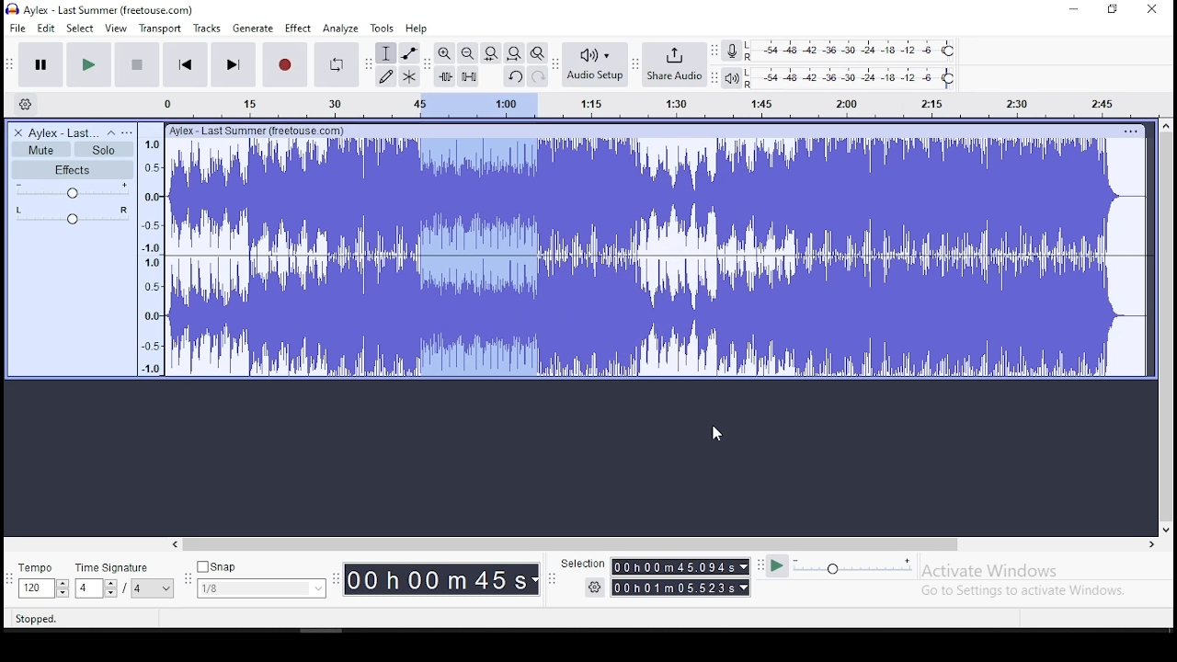 The width and height of the screenshot is (1177, 662). Describe the element at coordinates (234, 65) in the screenshot. I see `skip to end` at that location.